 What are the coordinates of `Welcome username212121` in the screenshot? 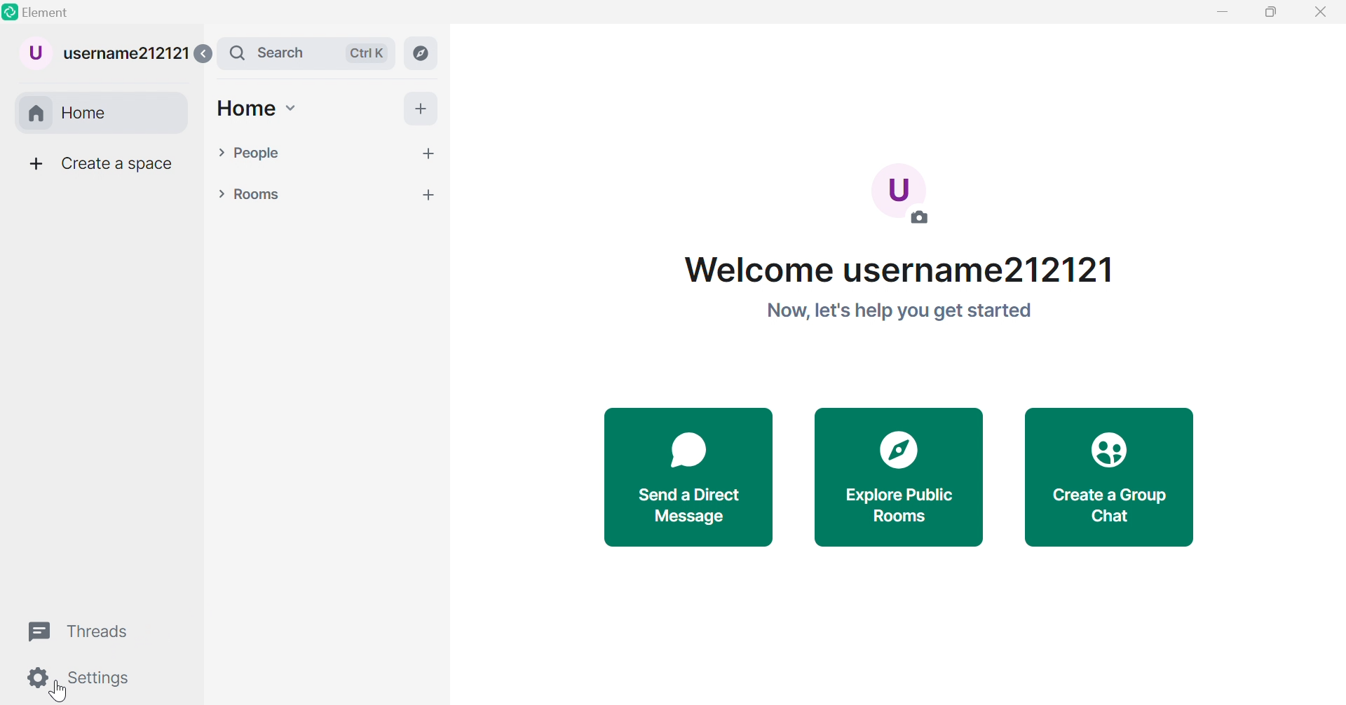 It's located at (899, 270).